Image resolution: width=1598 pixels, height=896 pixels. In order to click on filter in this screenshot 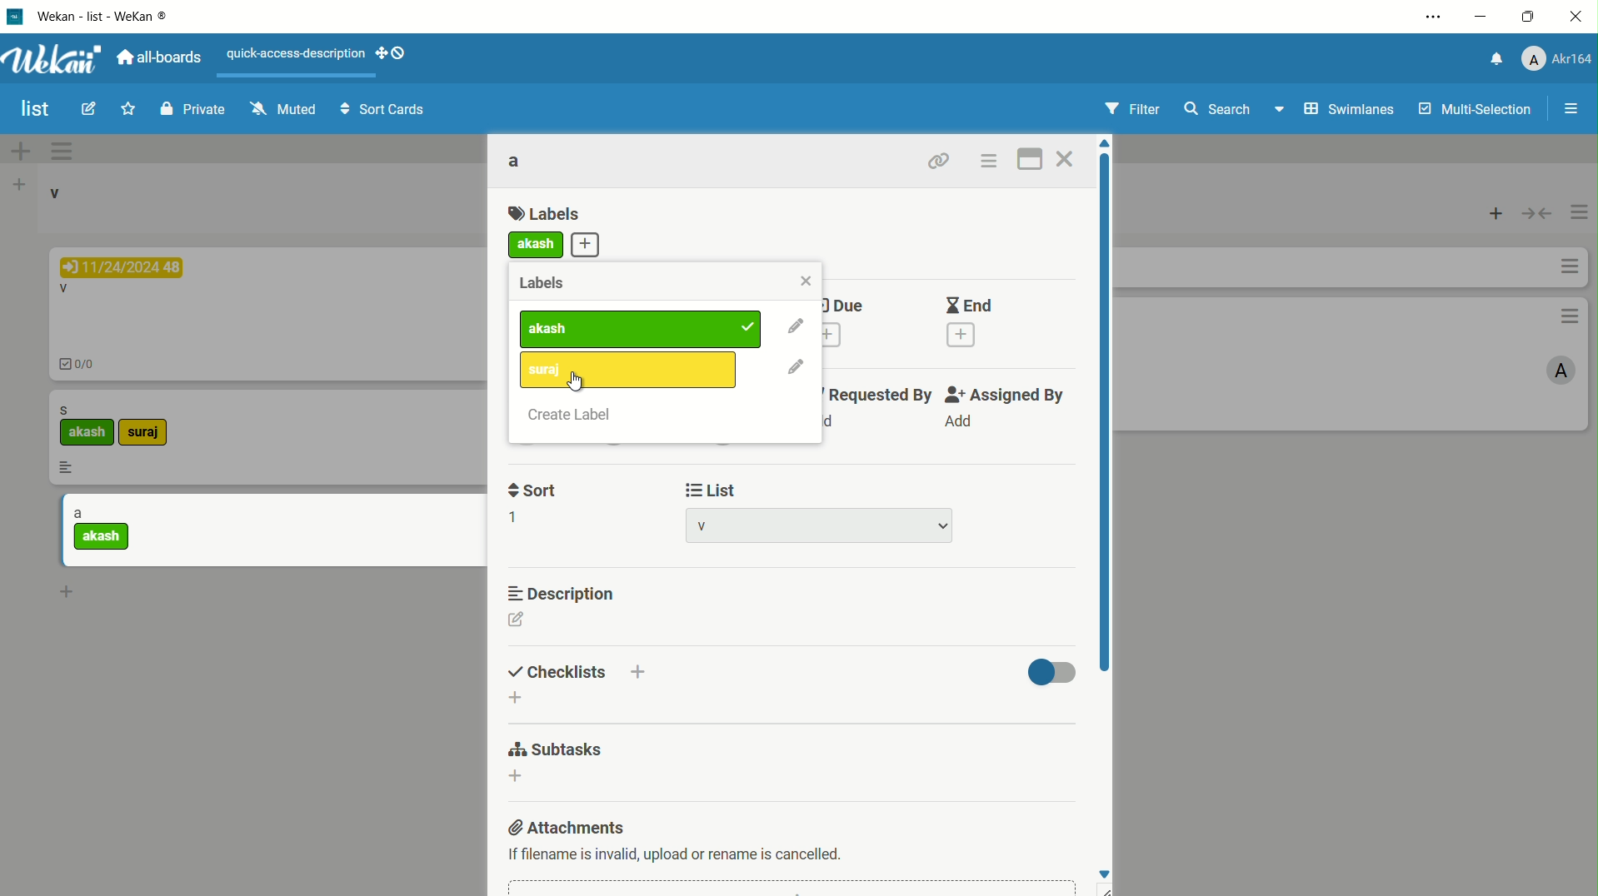, I will do `click(1130, 110)`.